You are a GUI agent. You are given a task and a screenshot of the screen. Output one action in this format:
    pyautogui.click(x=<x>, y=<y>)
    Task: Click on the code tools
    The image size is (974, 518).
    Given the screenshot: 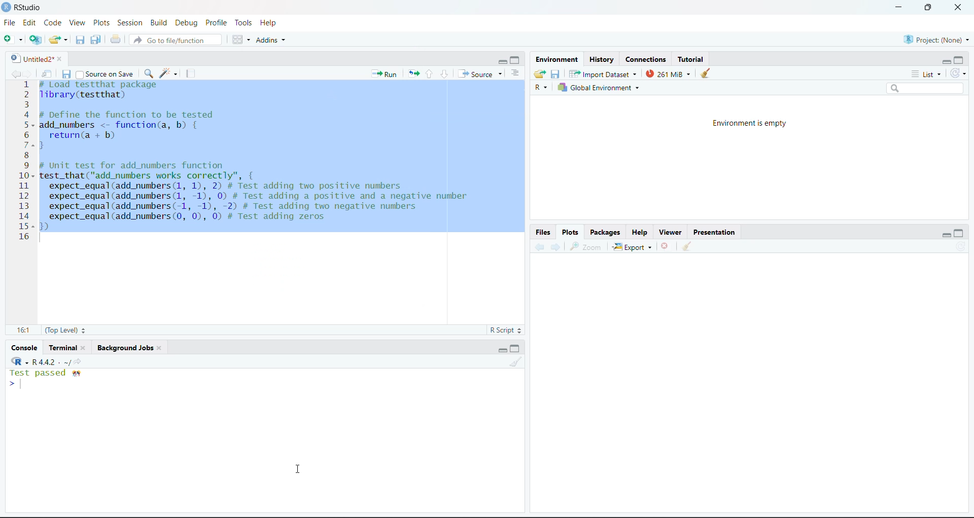 What is the action you would take?
    pyautogui.click(x=168, y=72)
    